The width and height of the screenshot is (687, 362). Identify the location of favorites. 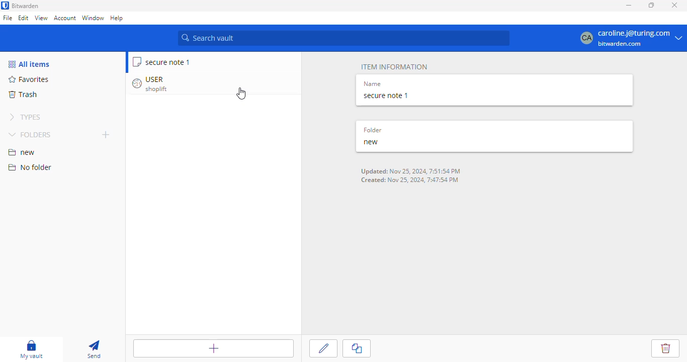
(28, 79).